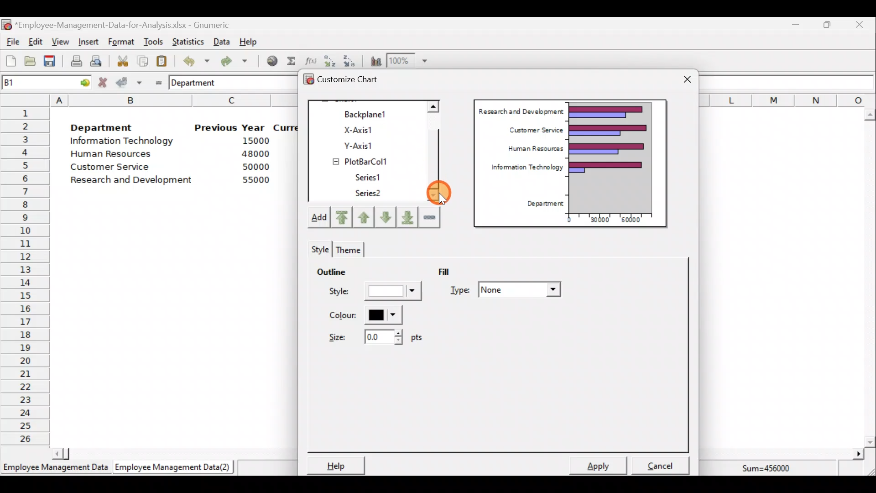 This screenshot has height=493, width=876. Describe the element at coordinates (170, 453) in the screenshot. I see `Scroll bar` at that location.